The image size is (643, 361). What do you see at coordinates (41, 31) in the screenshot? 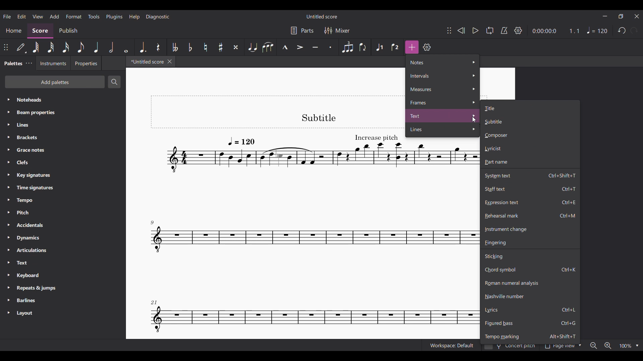
I see `Score, current section highlighted` at bounding box center [41, 31].